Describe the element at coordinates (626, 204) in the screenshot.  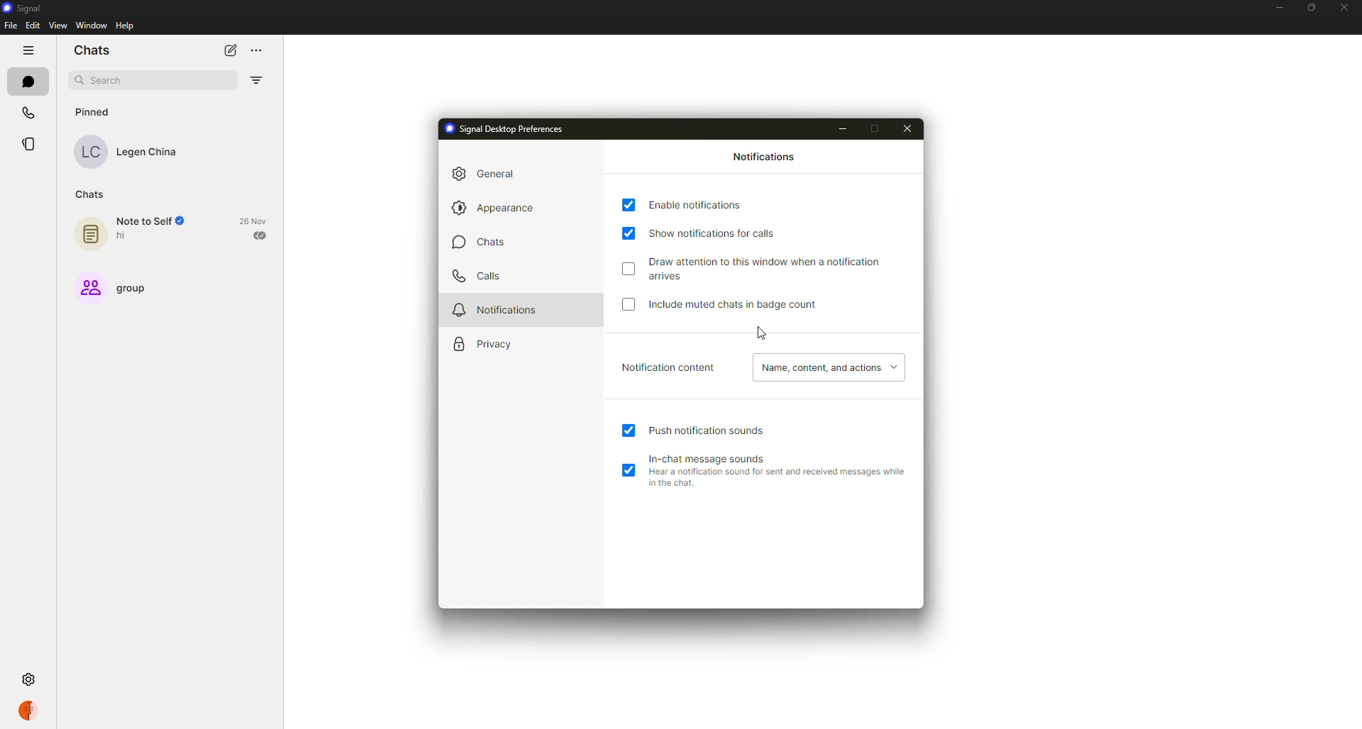
I see `enabled` at that location.